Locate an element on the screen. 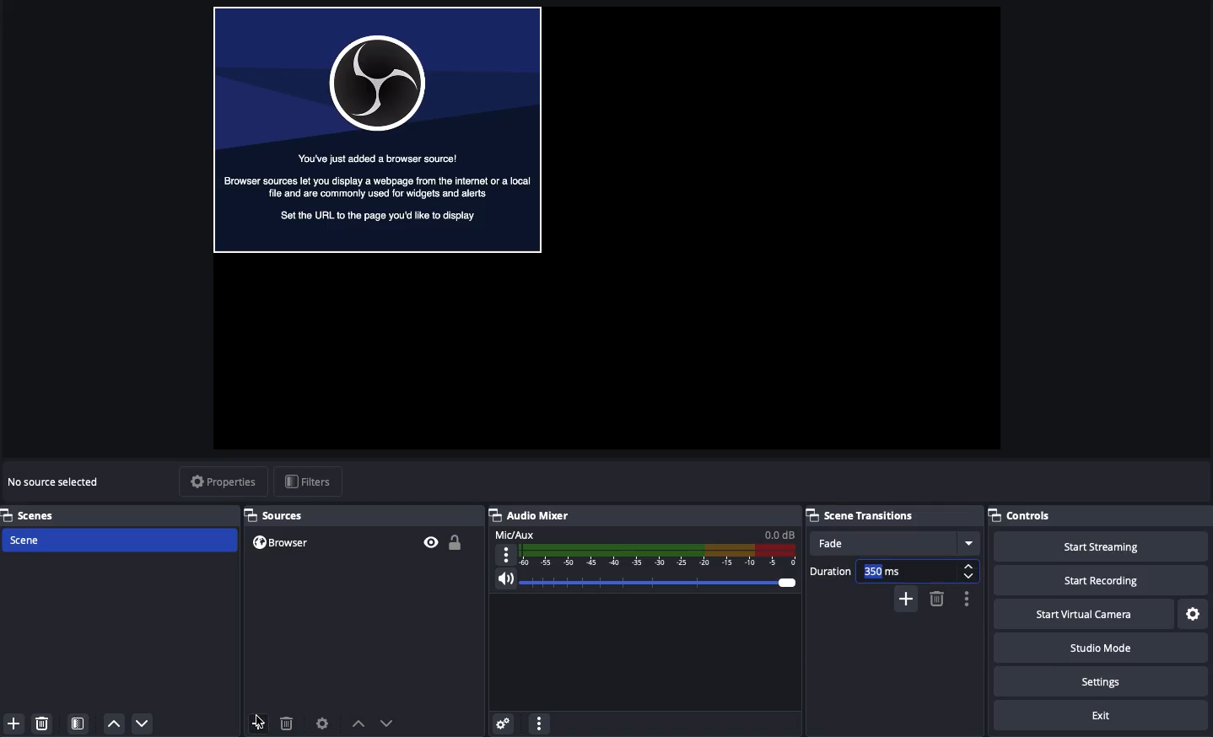 This screenshot has height=737, width=1213. Studio mode is located at coordinates (1101, 650).